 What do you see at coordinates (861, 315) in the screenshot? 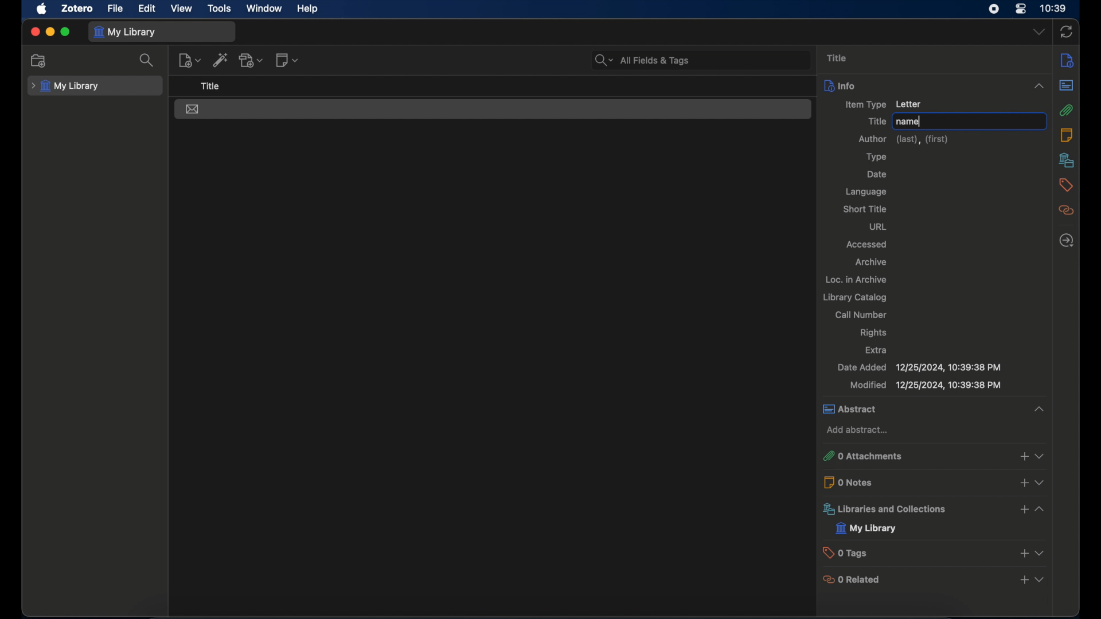
I see `call number` at bounding box center [861, 315].